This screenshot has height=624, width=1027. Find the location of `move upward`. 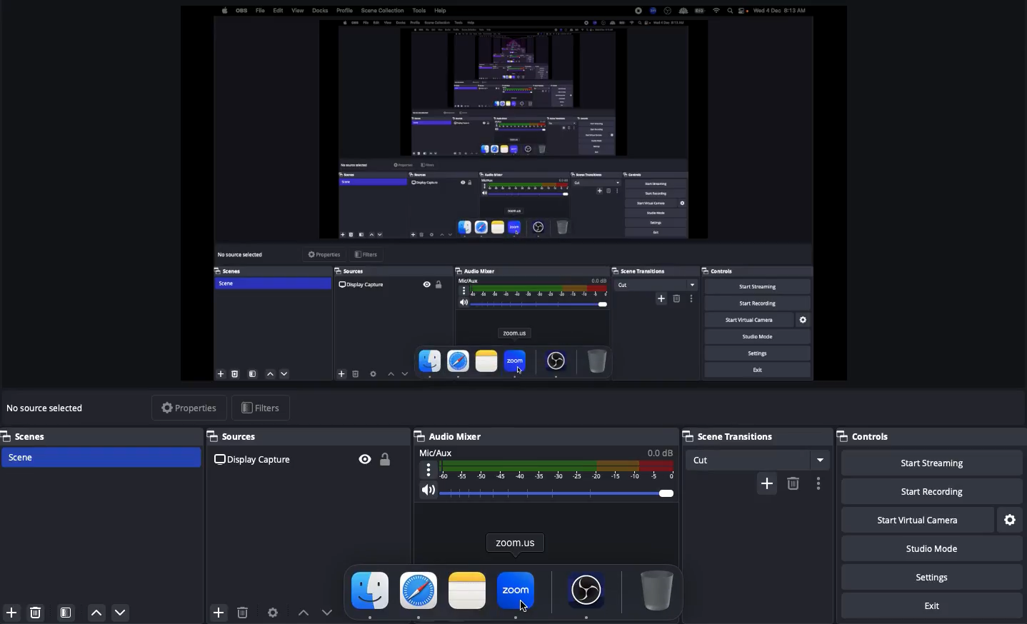

move upward is located at coordinates (300, 610).